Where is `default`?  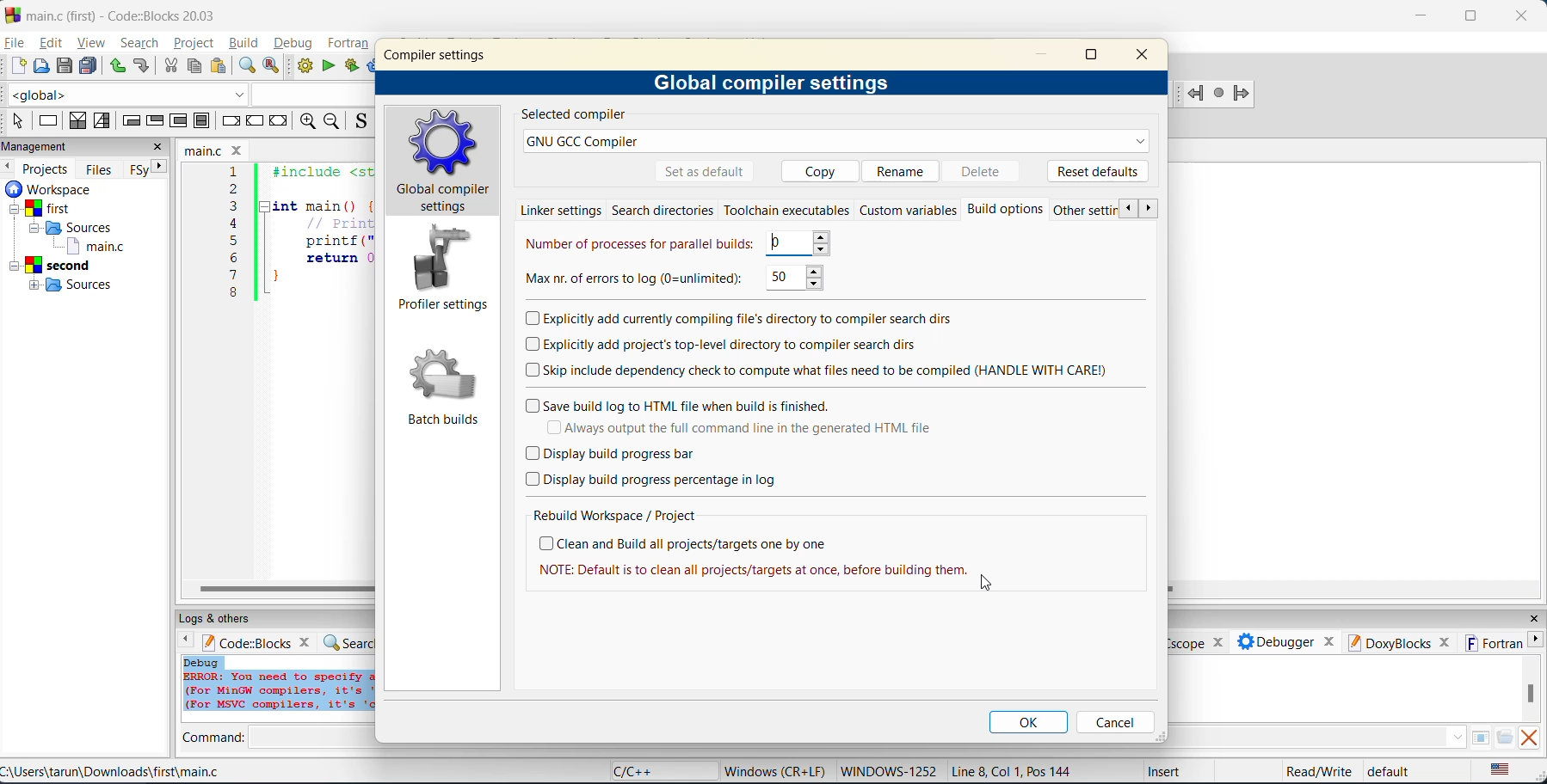 default is located at coordinates (1396, 772).